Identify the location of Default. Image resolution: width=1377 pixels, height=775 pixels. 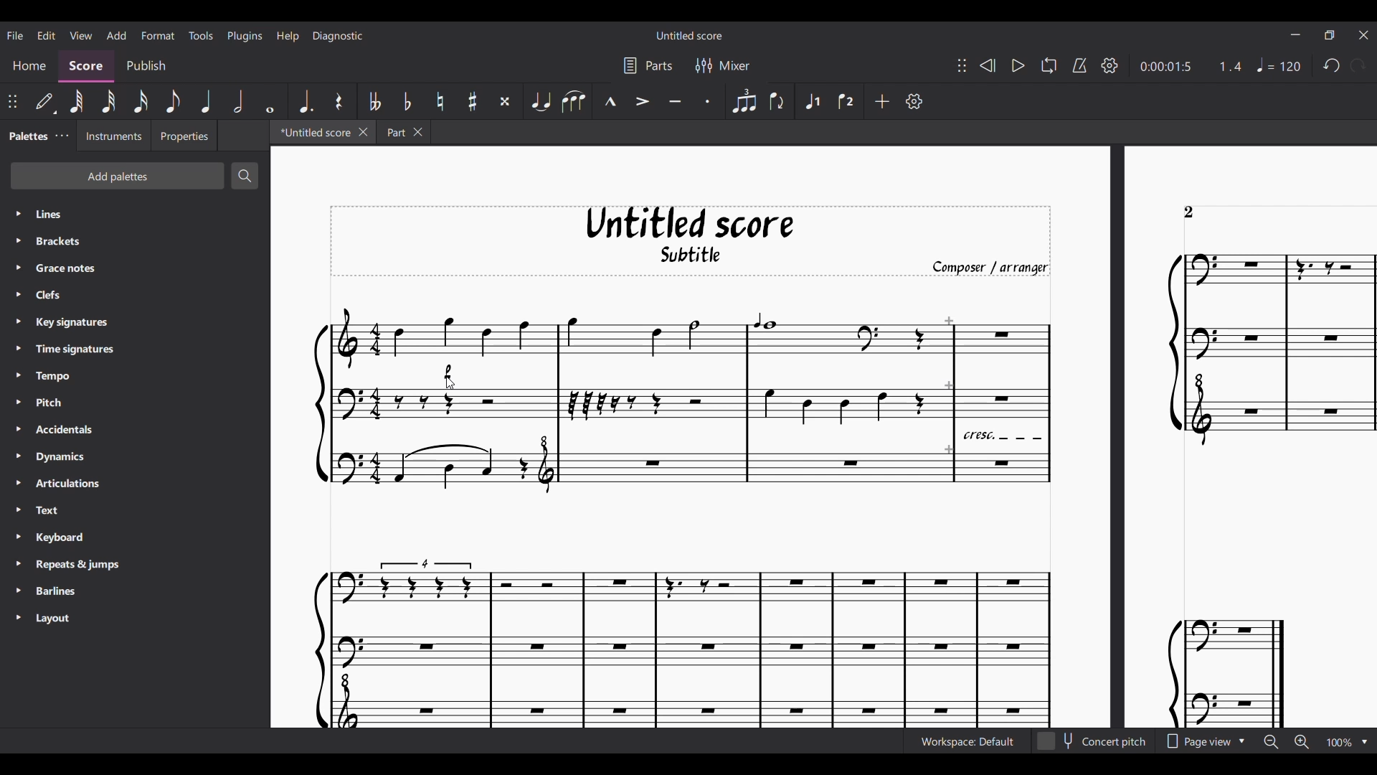
(45, 102).